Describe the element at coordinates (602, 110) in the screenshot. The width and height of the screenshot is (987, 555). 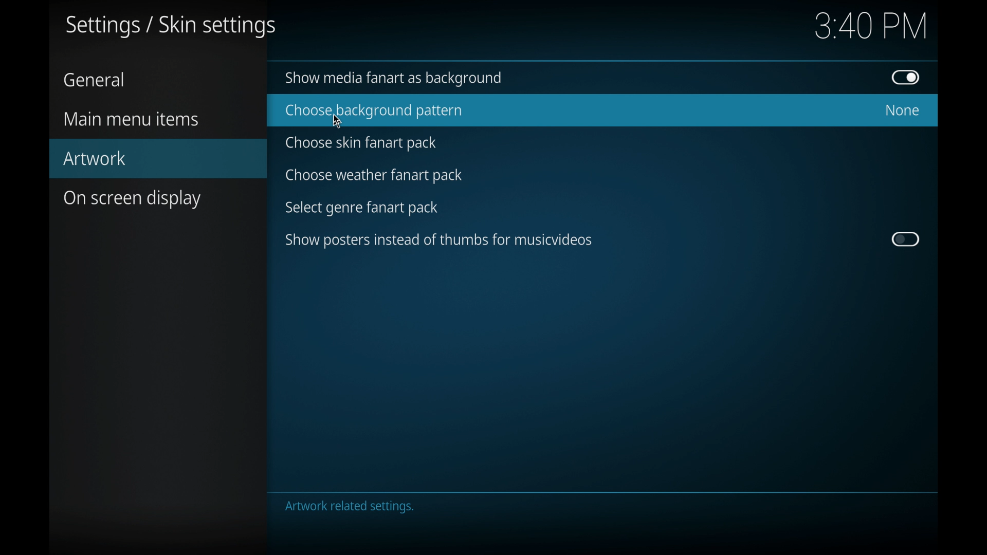
I see `choose background pattern highlighted` at that location.